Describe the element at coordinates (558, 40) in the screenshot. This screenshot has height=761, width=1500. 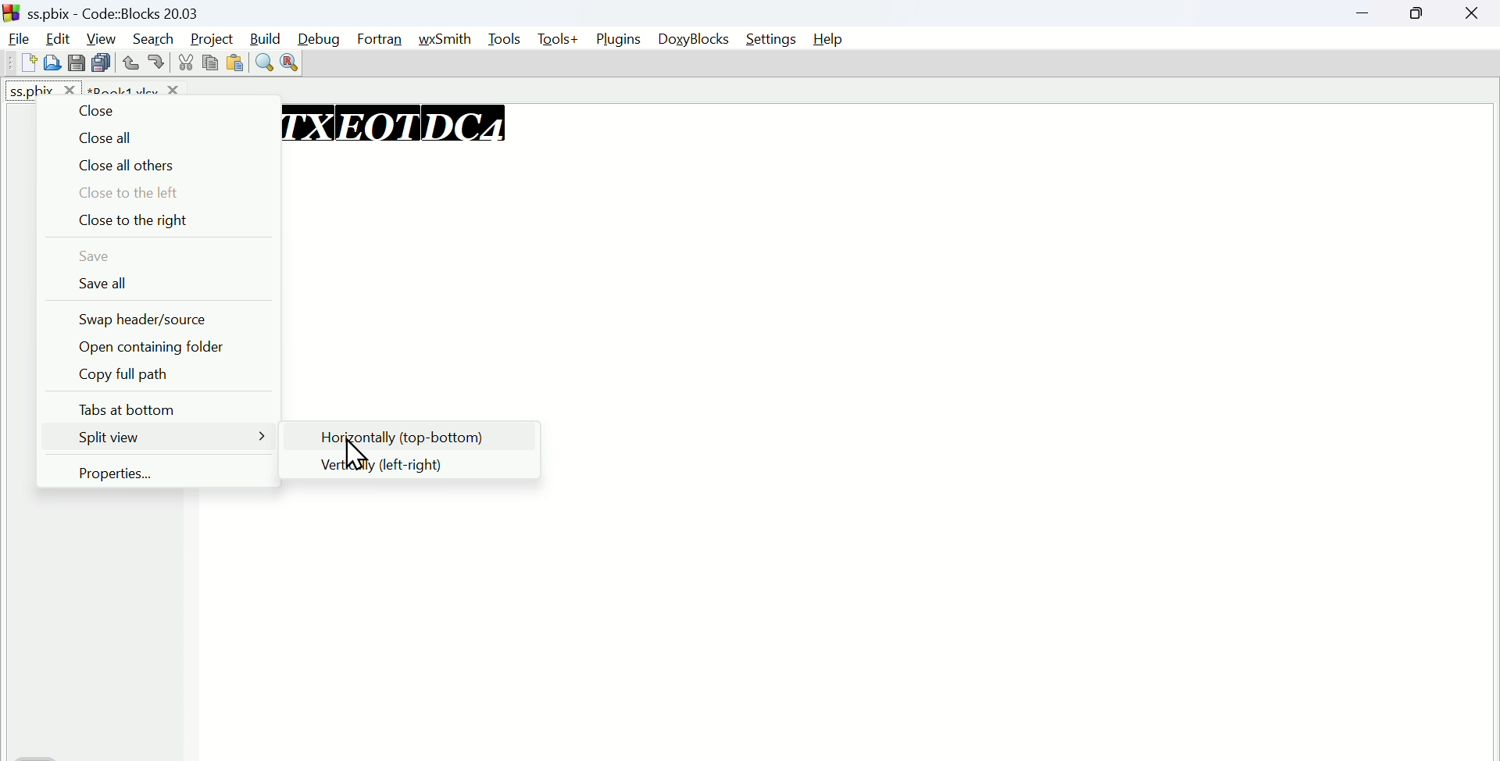
I see `Tools+` at that location.